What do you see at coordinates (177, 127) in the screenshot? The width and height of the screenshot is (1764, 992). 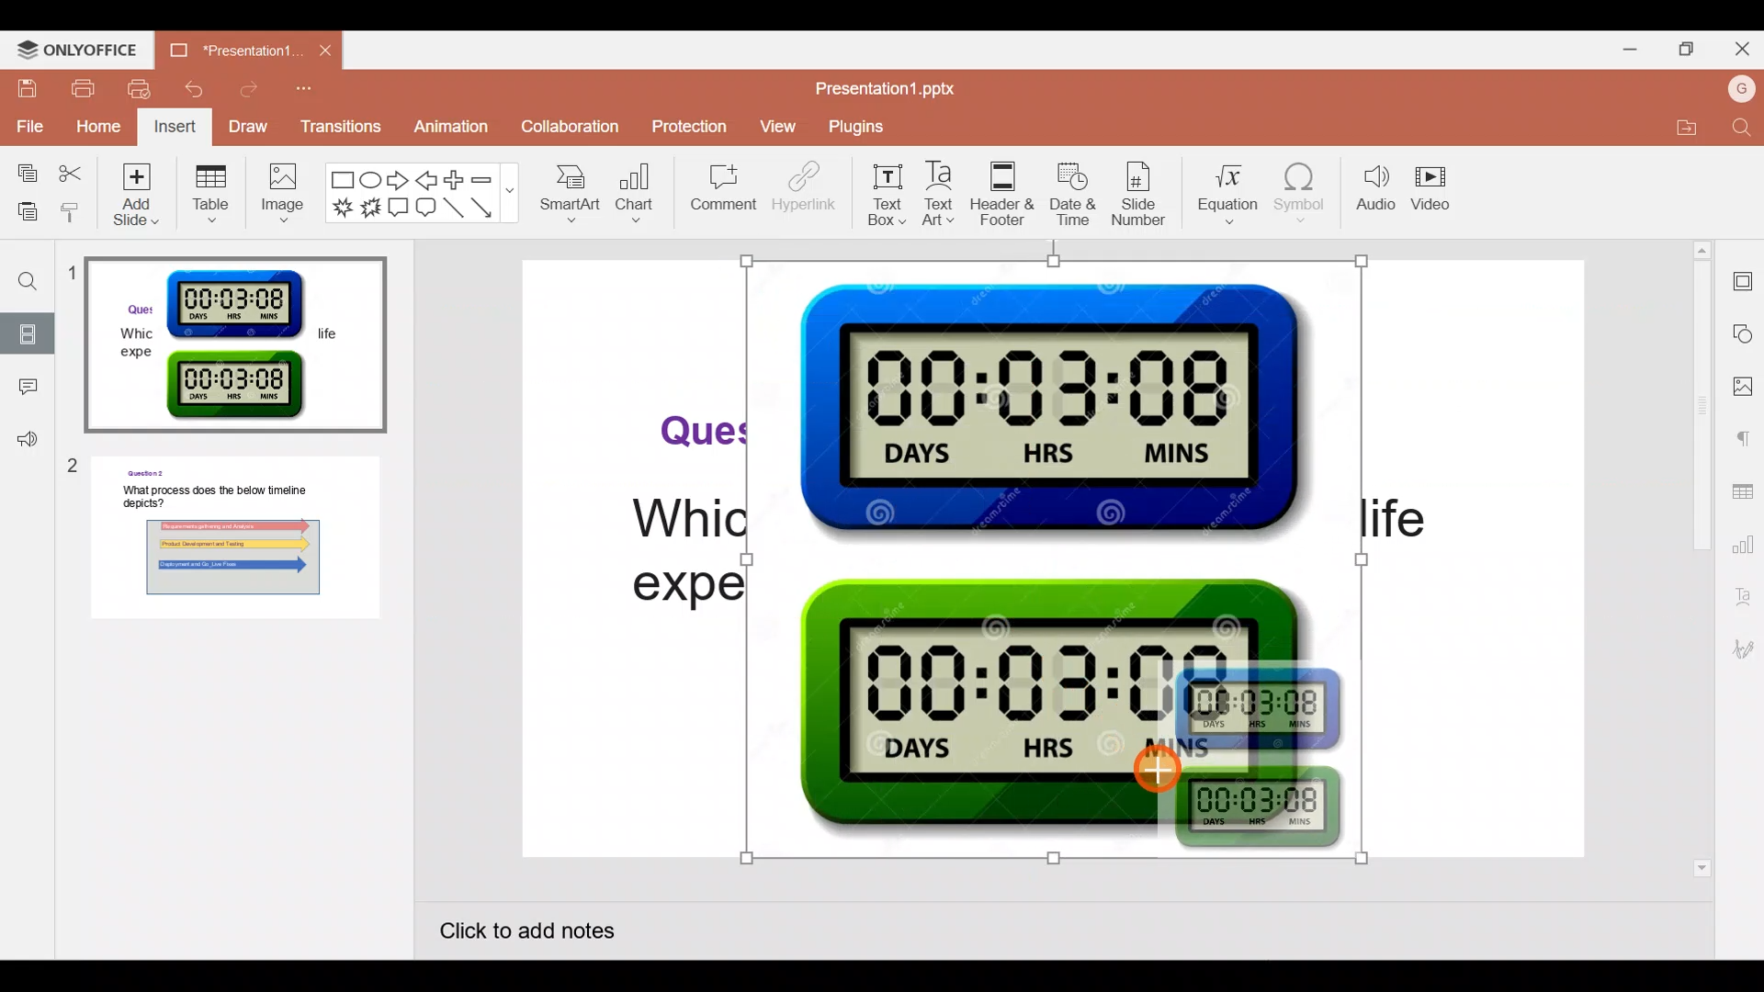 I see `Insert` at bounding box center [177, 127].